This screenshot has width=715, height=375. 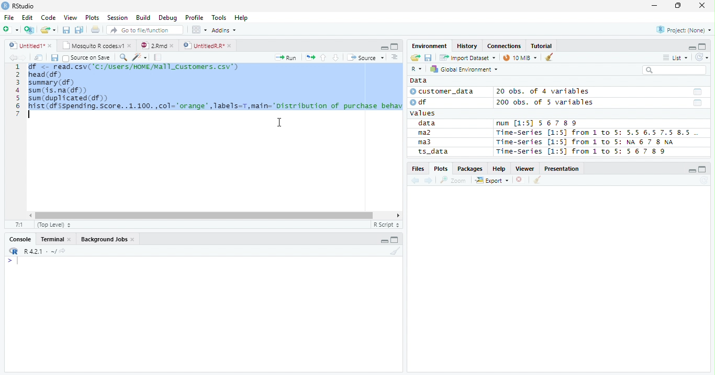 What do you see at coordinates (701, 6) in the screenshot?
I see `Close` at bounding box center [701, 6].